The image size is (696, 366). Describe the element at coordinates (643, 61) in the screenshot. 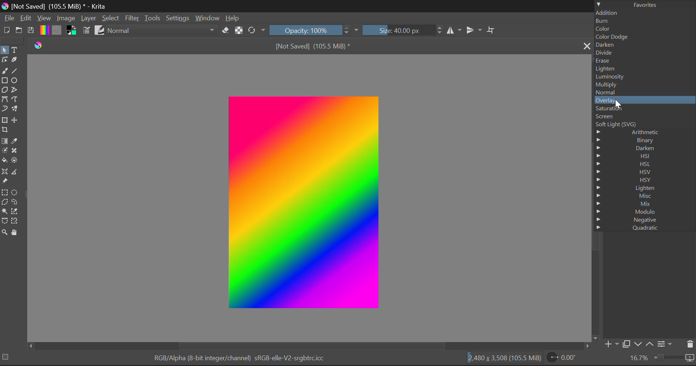

I see `Erase` at that location.